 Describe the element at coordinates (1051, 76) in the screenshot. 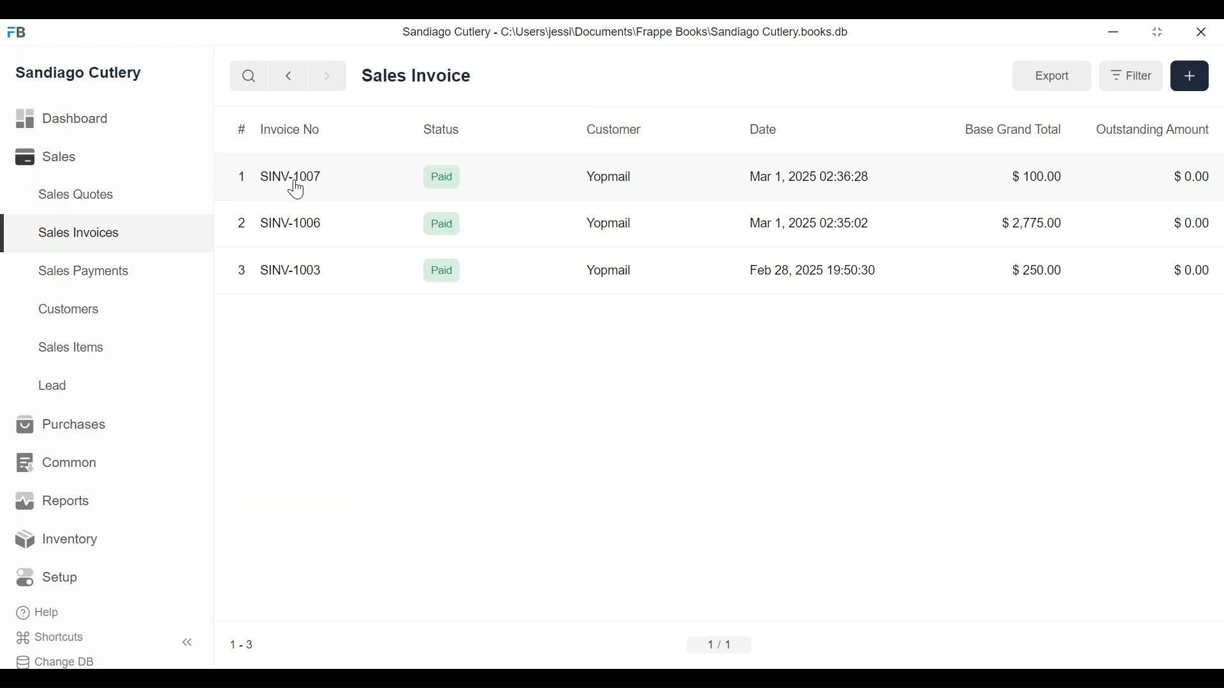

I see `Export` at that location.